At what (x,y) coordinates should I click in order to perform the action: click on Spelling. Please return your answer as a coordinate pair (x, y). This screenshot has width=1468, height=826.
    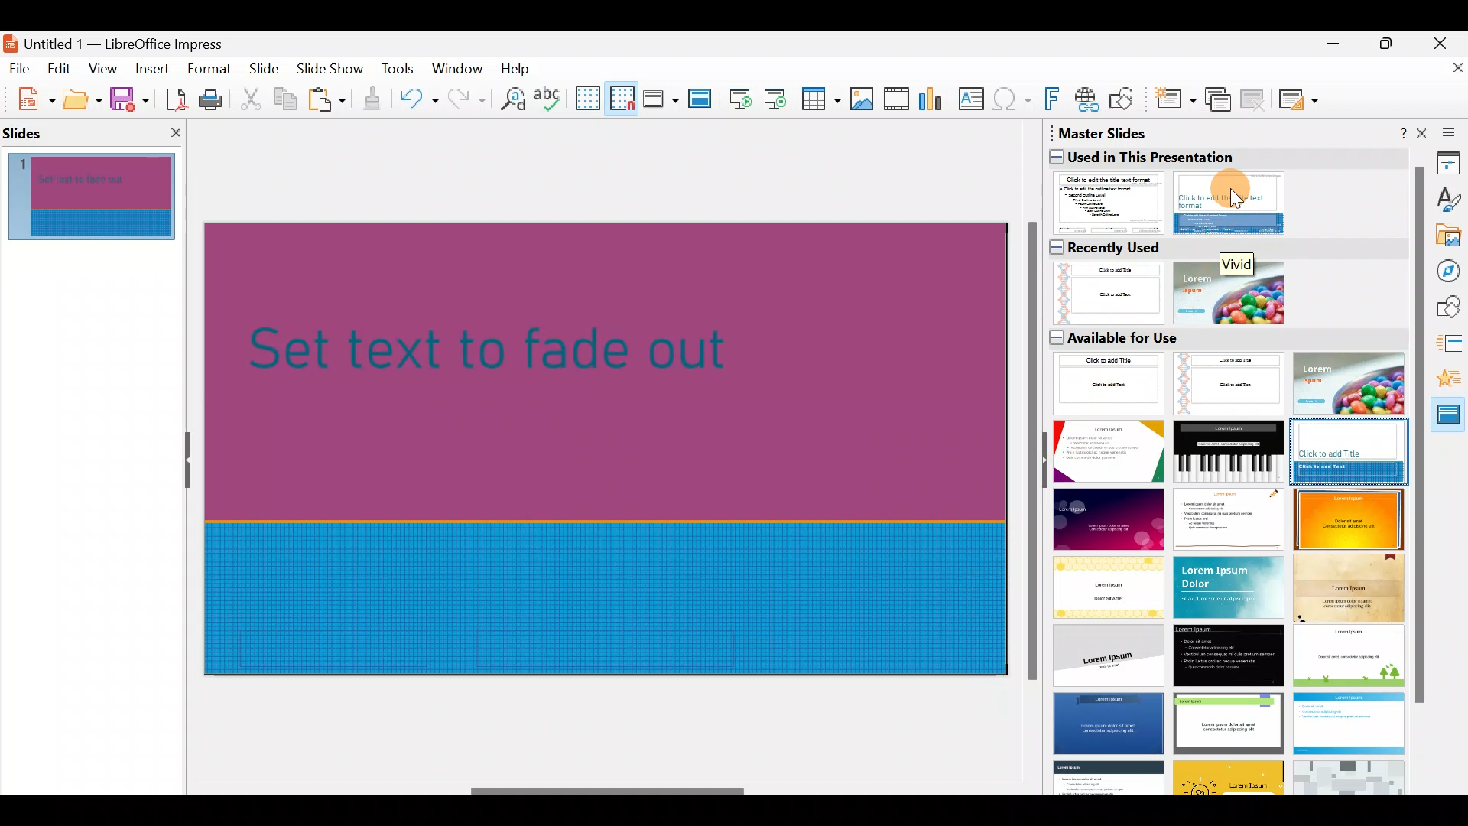
    Looking at the image, I should click on (550, 98).